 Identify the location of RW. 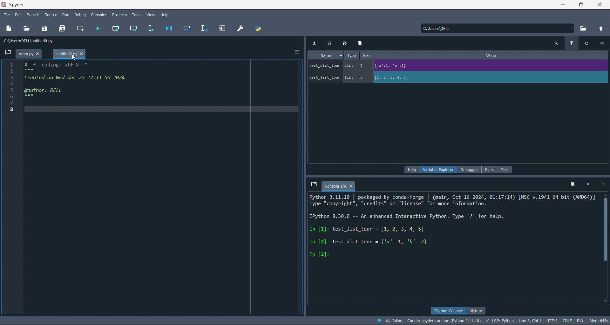
(581, 322).